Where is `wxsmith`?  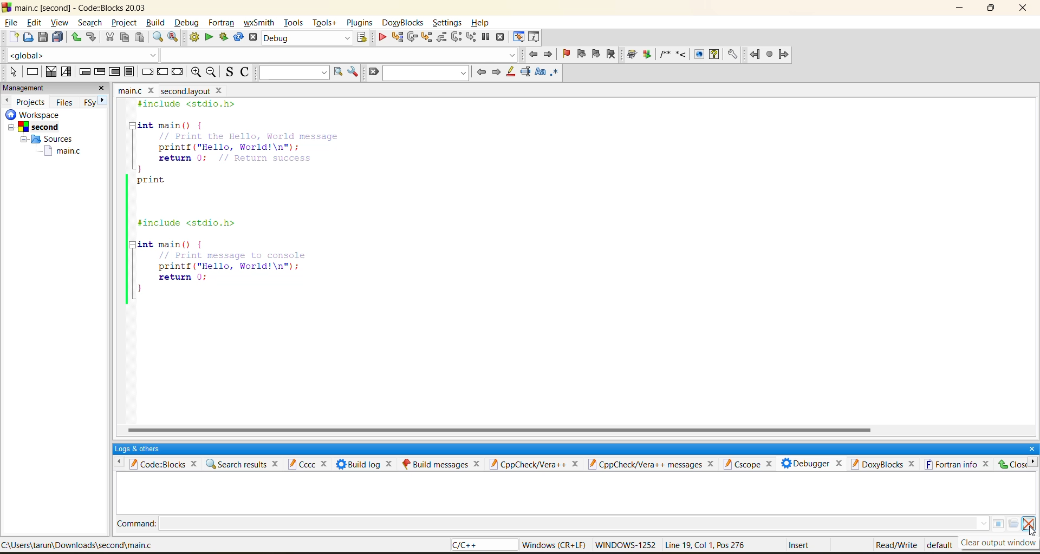 wxsmith is located at coordinates (259, 22).